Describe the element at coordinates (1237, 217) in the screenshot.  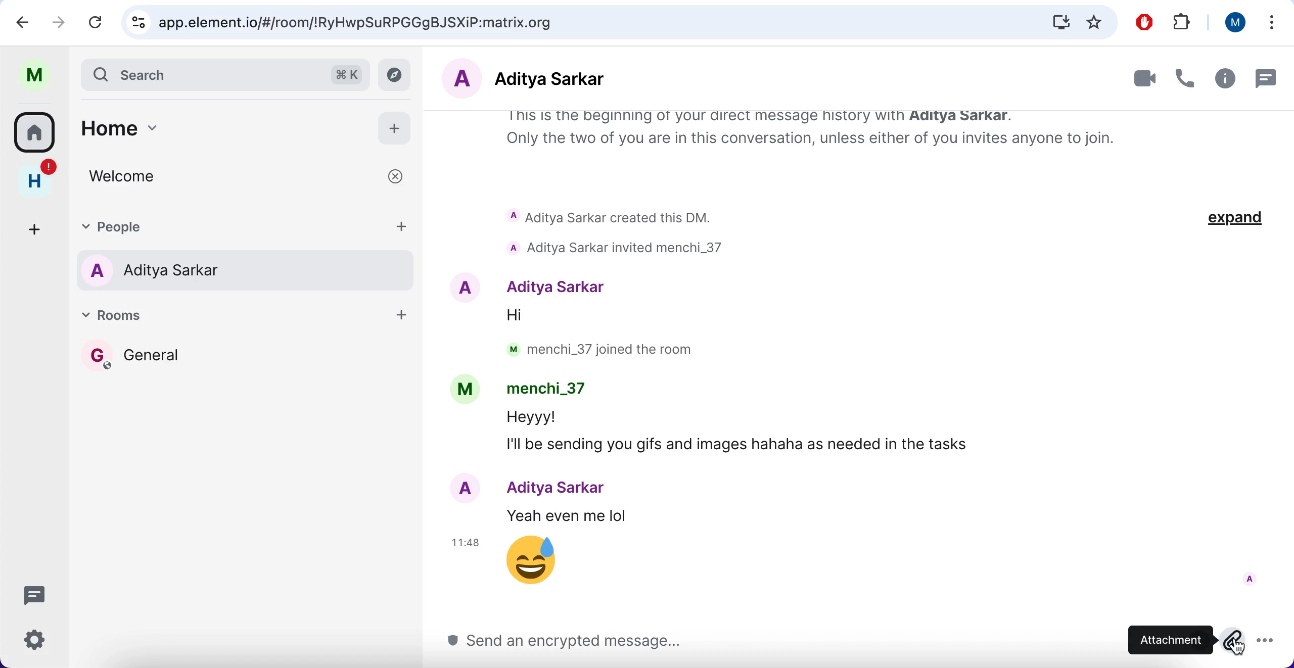
I see `expand` at that location.